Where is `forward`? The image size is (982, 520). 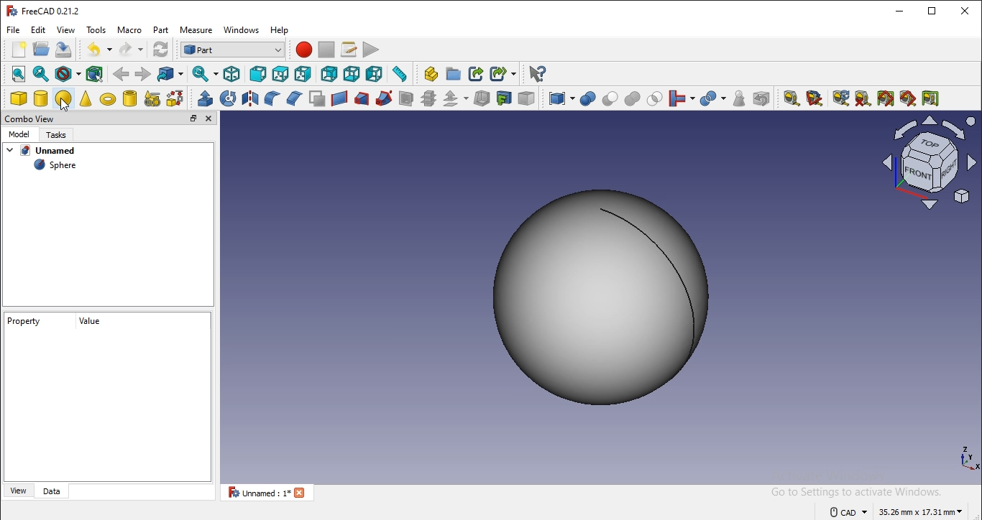
forward is located at coordinates (143, 73).